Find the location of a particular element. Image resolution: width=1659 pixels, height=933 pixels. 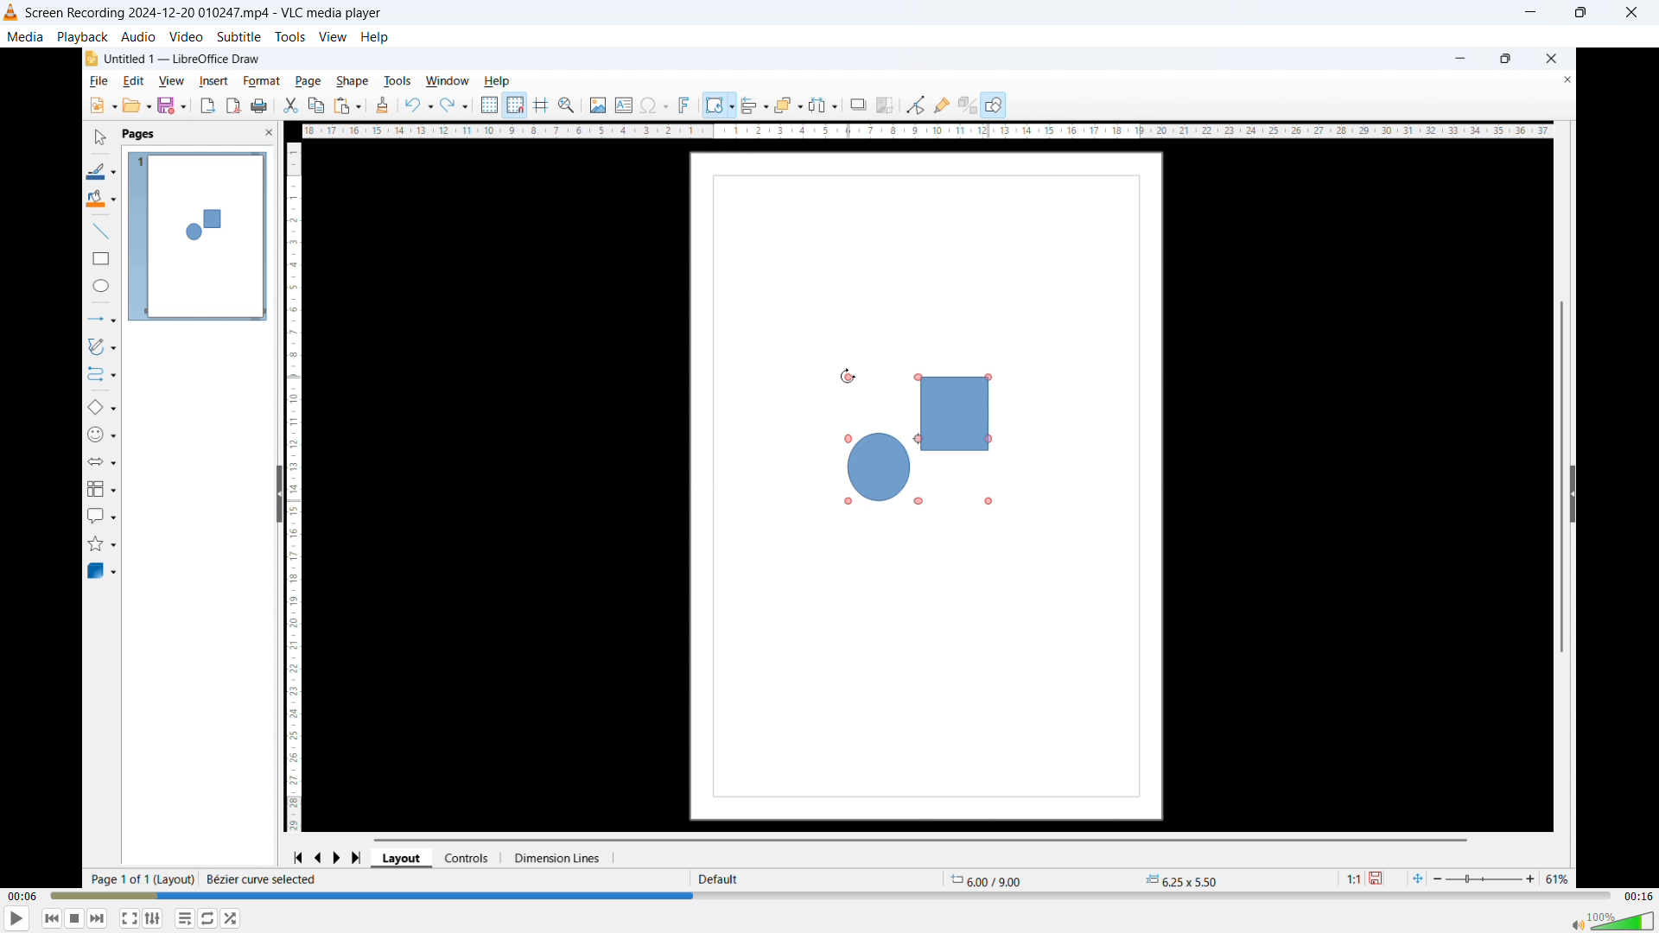

Backward or previous media  is located at coordinates (51, 918).